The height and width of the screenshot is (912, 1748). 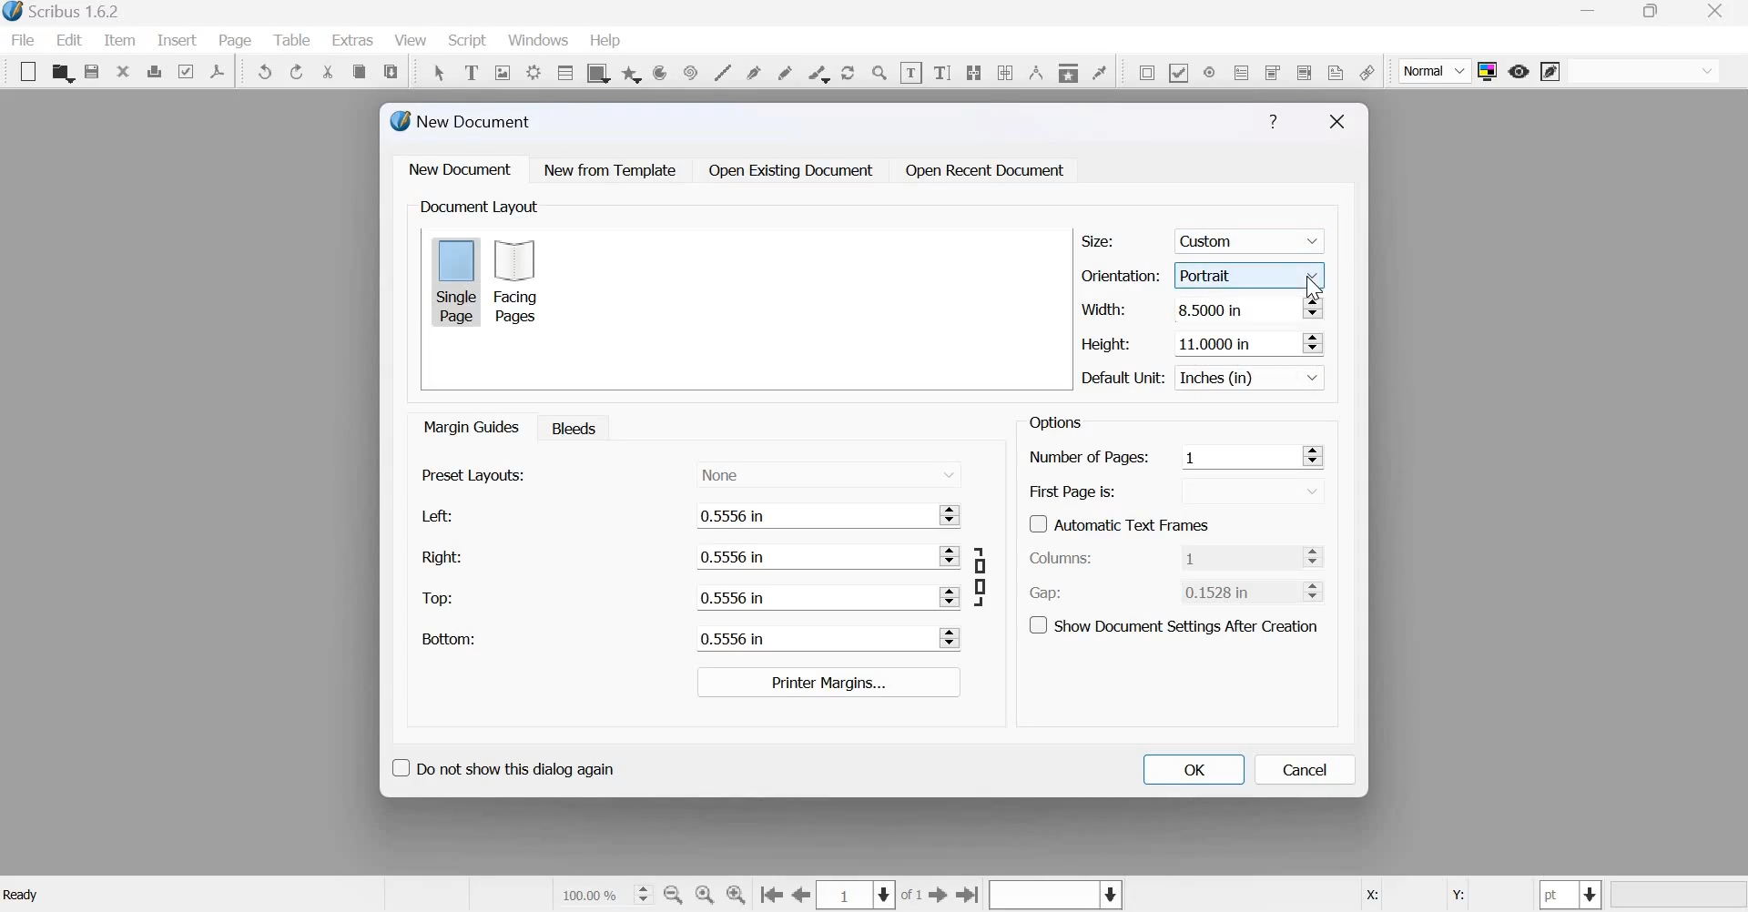 What do you see at coordinates (236, 40) in the screenshot?
I see `page` at bounding box center [236, 40].